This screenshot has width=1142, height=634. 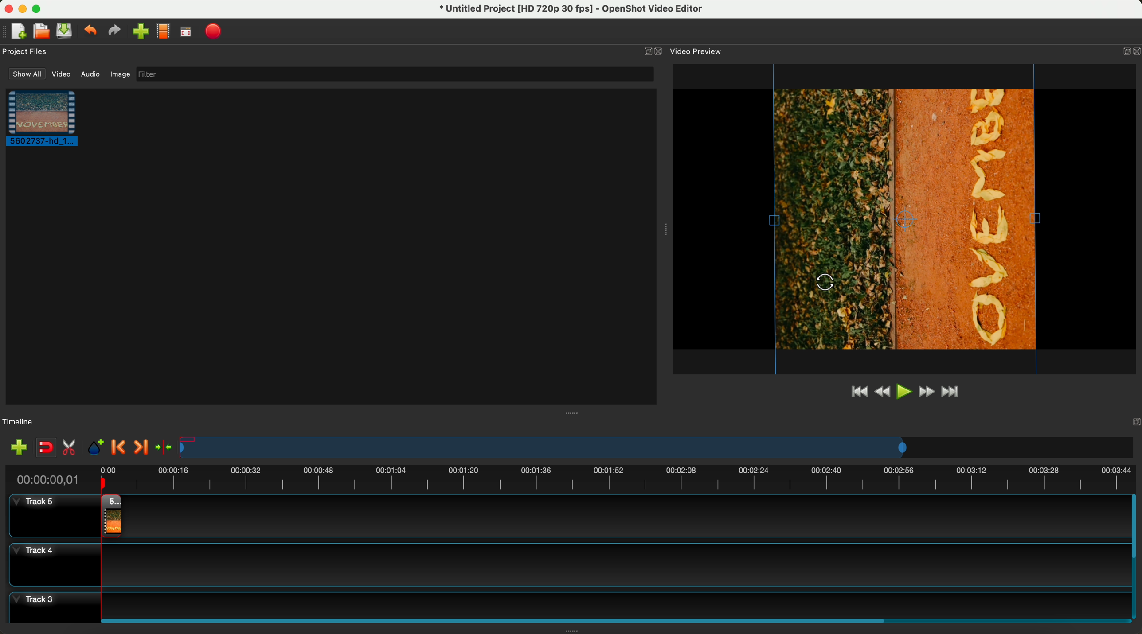 What do you see at coordinates (71, 448) in the screenshot?
I see `enable razor` at bounding box center [71, 448].